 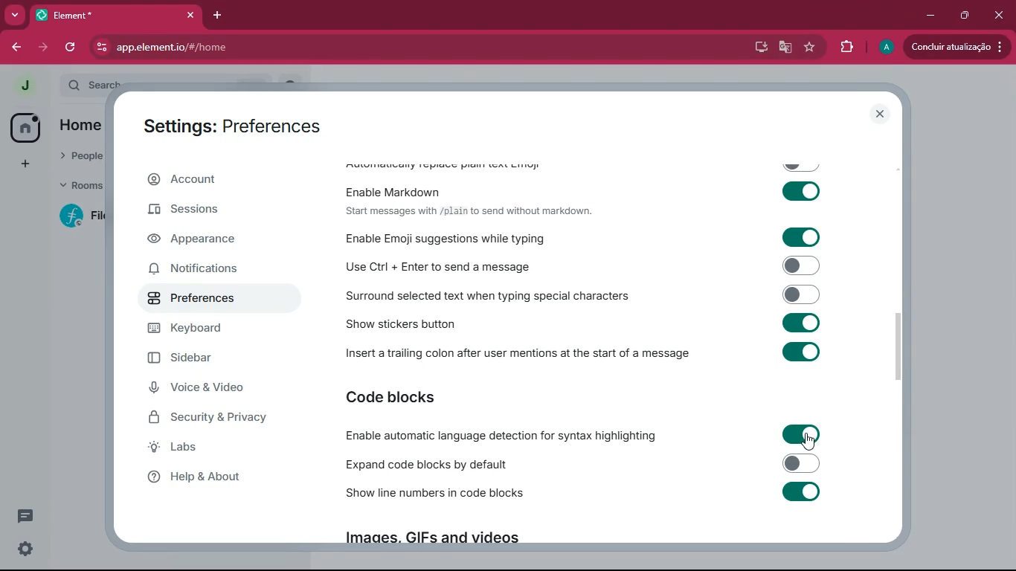 What do you see at coordinates (118, 15) in the screenshot?
I see `element` at bounding box center [118, 15].